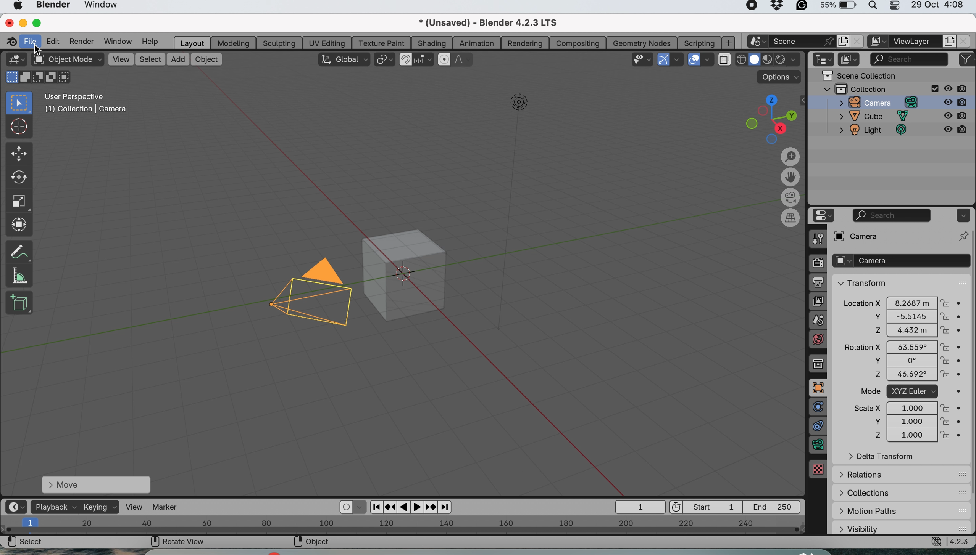  What do you see at coordinates (344, 59) in the screenshot?
I see `transform orientation` at bounding box center [344, 59].